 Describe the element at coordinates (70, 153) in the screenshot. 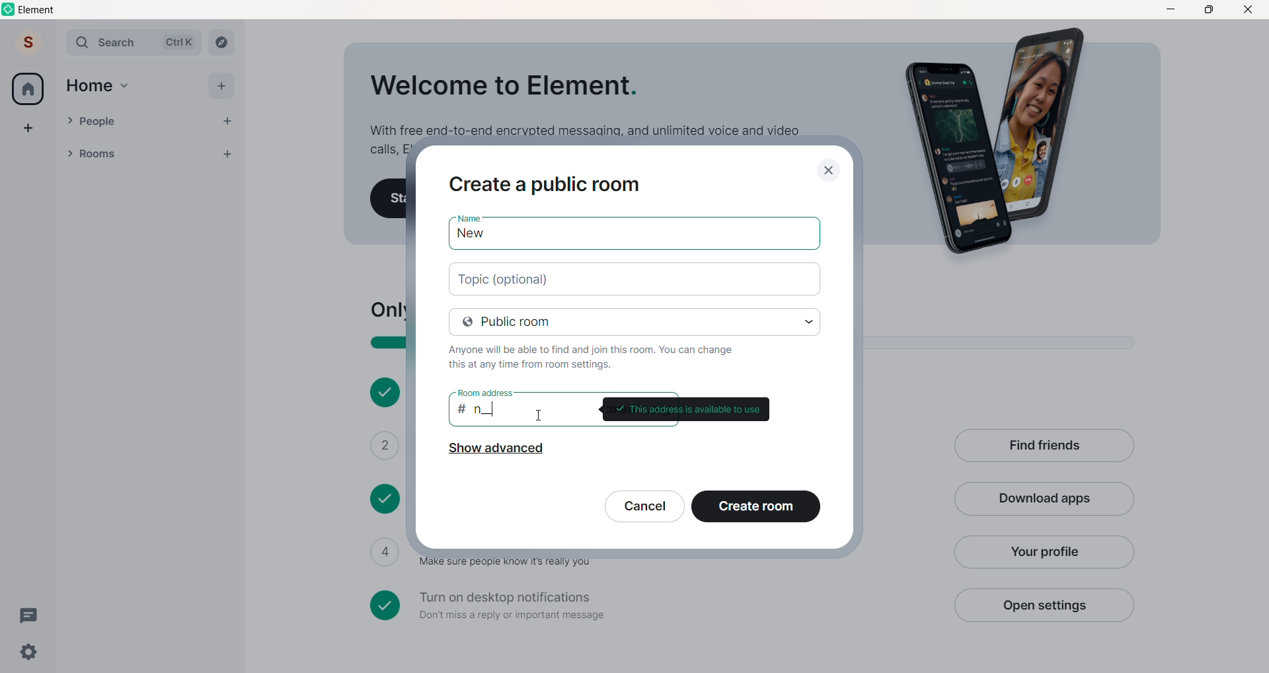

I see `Room Drop Down` at that location.